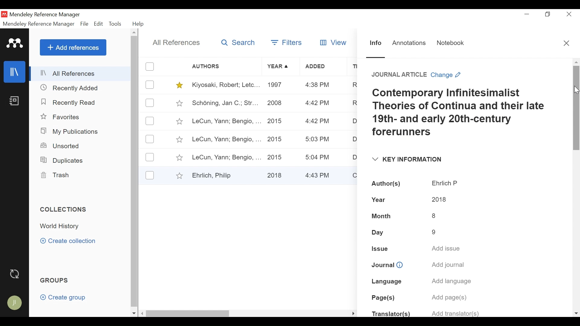 The image size is (580, 326). Describe the element at coordinates (451, 298) in the screenshot. I see `Add page(s)` at that location.